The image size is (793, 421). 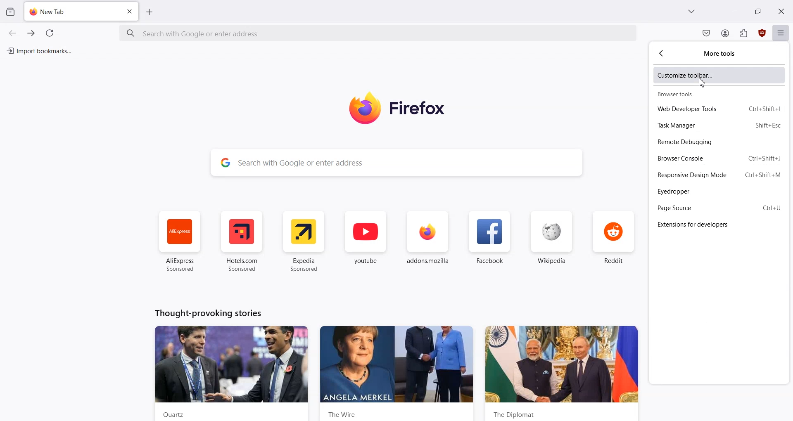 I want to click on Shortcut key, so click(x=767, y=125).